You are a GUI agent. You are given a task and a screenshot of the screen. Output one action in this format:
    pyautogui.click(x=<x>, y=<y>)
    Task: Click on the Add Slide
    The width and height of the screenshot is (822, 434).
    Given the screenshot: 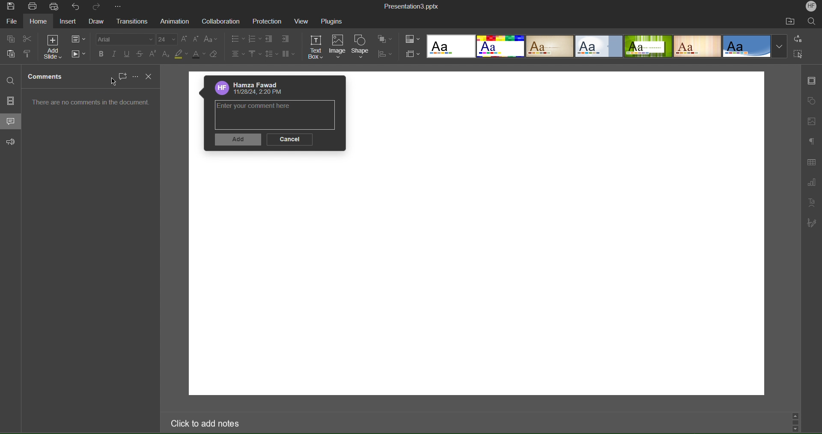 What is the action you would take?
    pyautogui.click(x=54, y=48)
    